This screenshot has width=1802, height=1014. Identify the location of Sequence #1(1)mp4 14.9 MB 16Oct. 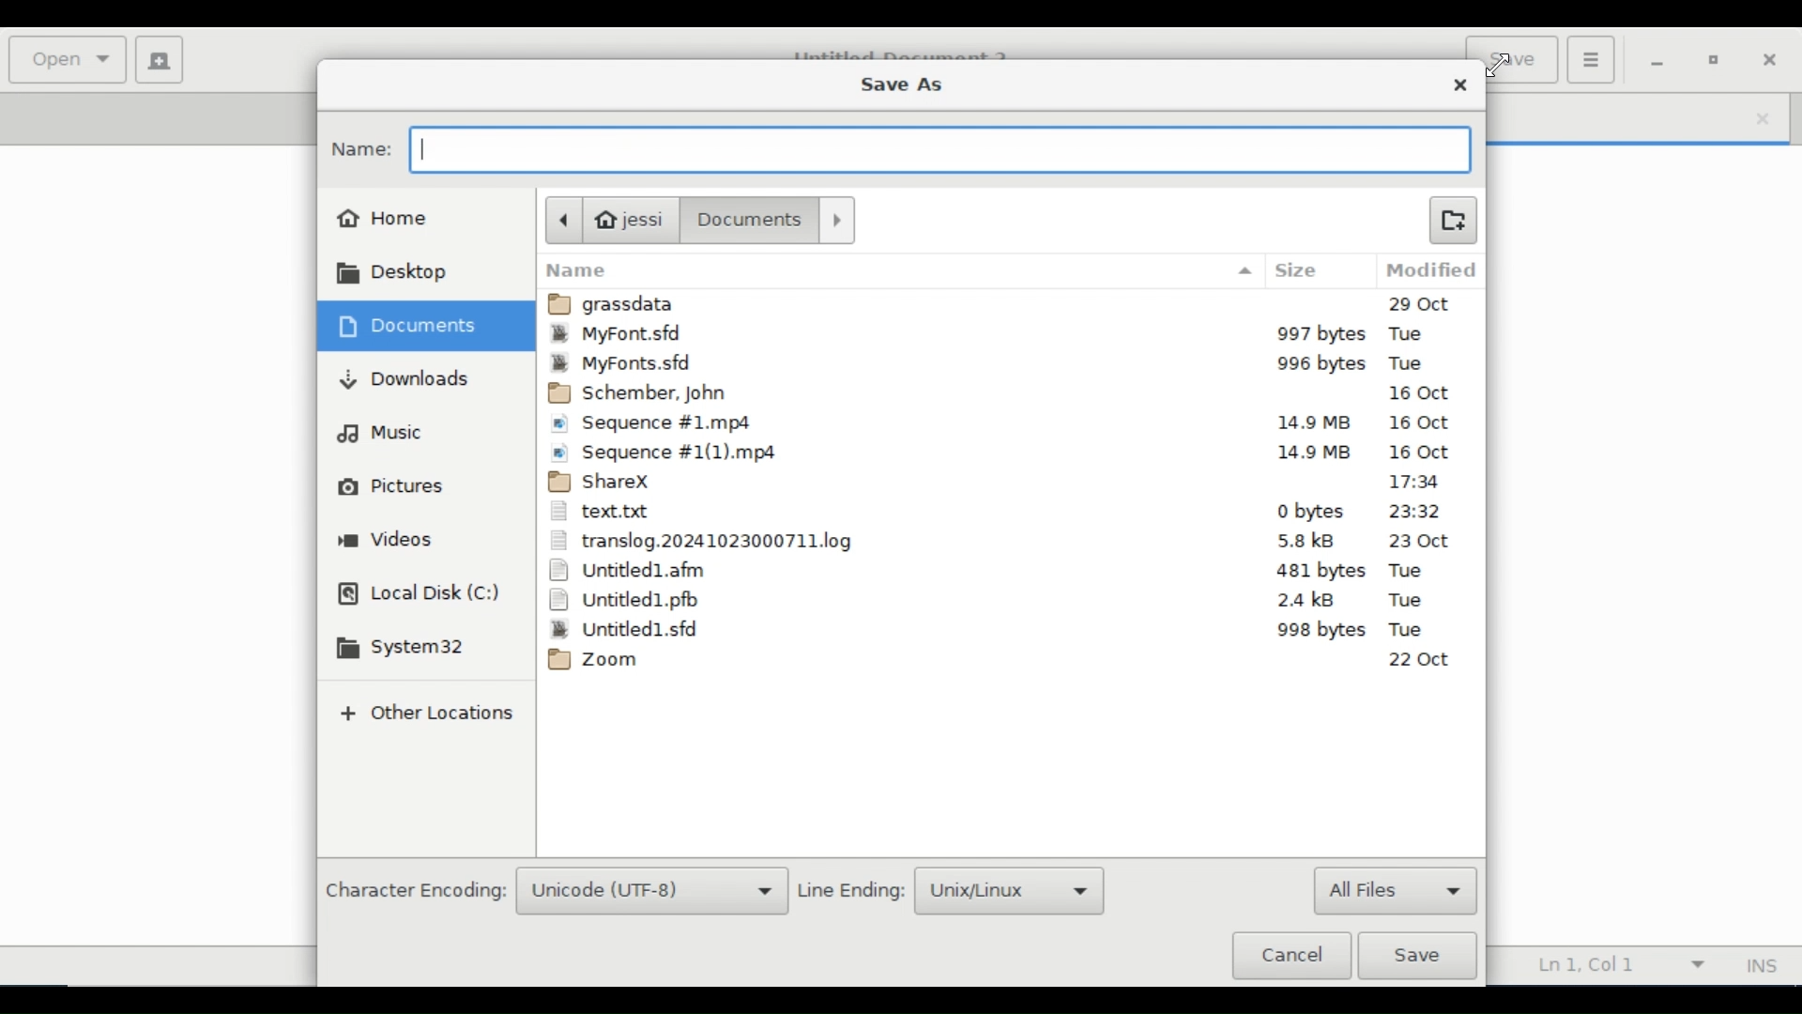
(1008, 452).